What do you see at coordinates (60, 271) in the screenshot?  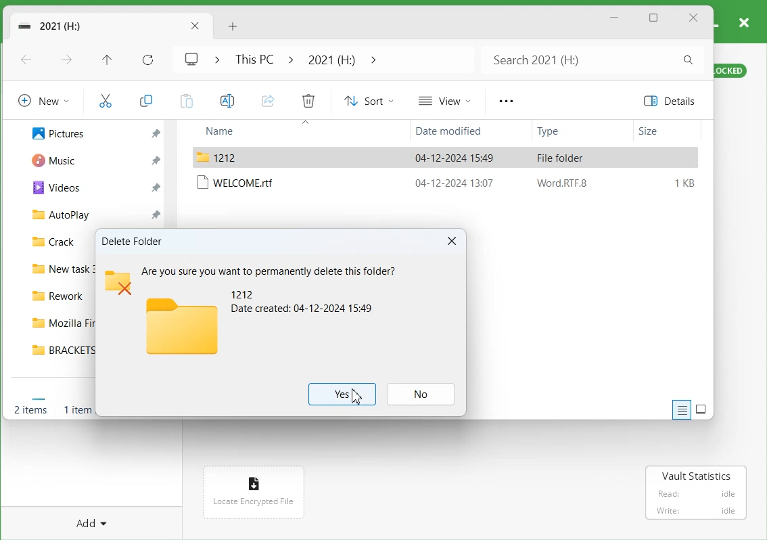 I see `New task` at bounding box center [60, 271].